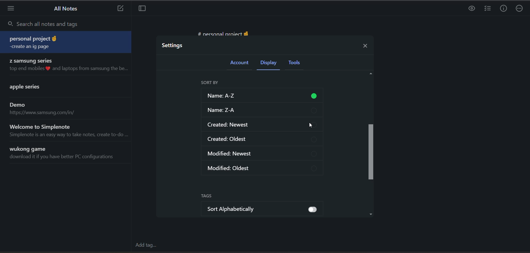 The height and width of the screenshot is (253, 530). I want to click on note title and preview, so click(67, 43).